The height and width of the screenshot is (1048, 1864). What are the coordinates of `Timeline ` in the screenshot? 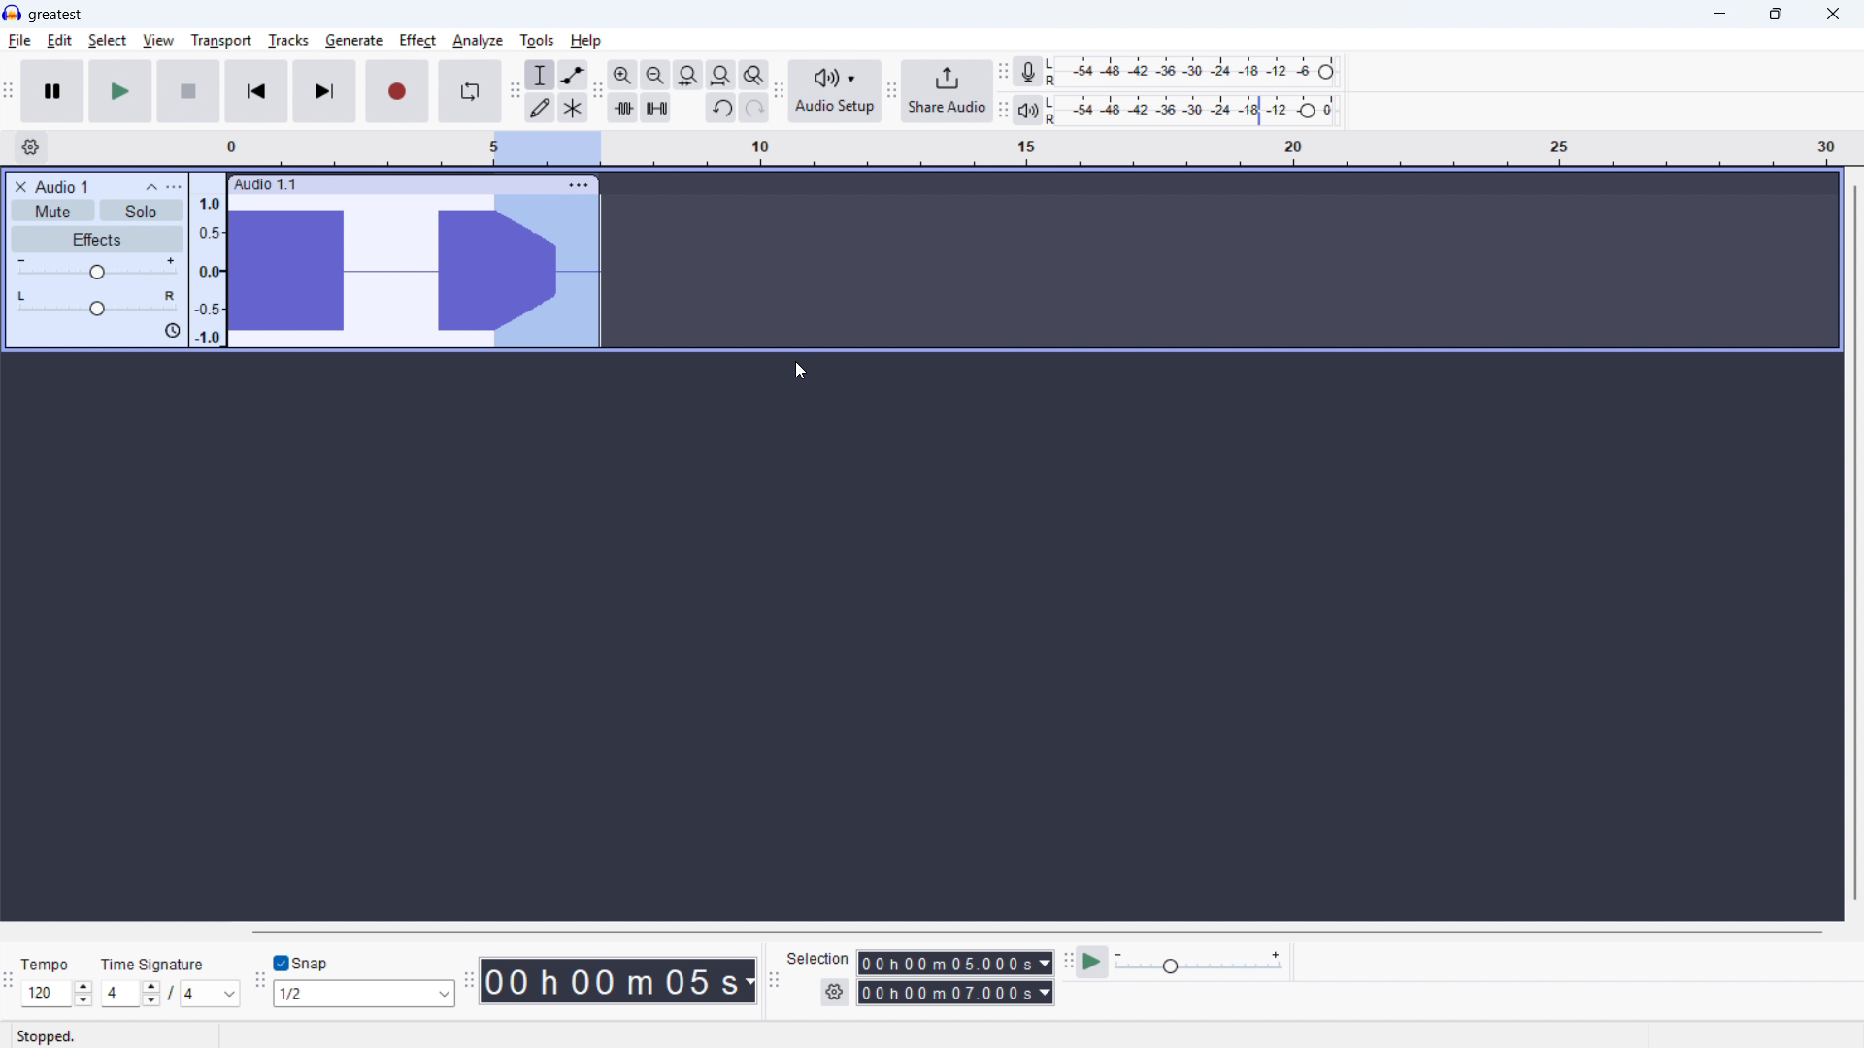 It's located at (1034, 149).